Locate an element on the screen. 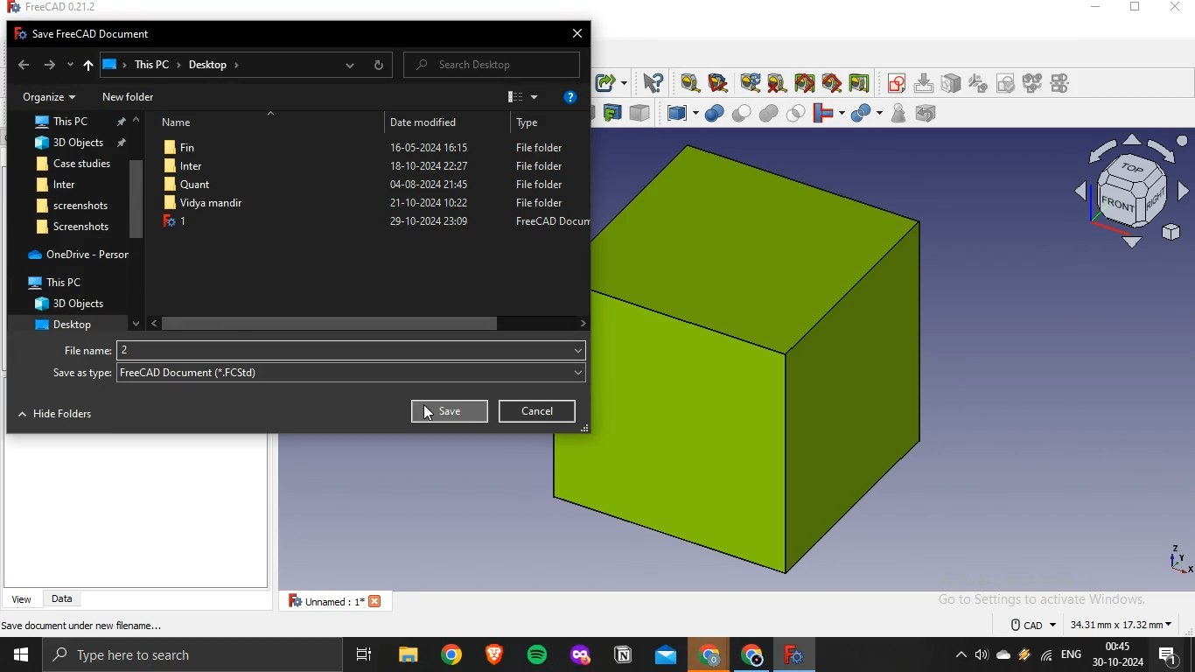 This screenshot has width=1195, height=672. time and date is located at coordinates (1117, 657).